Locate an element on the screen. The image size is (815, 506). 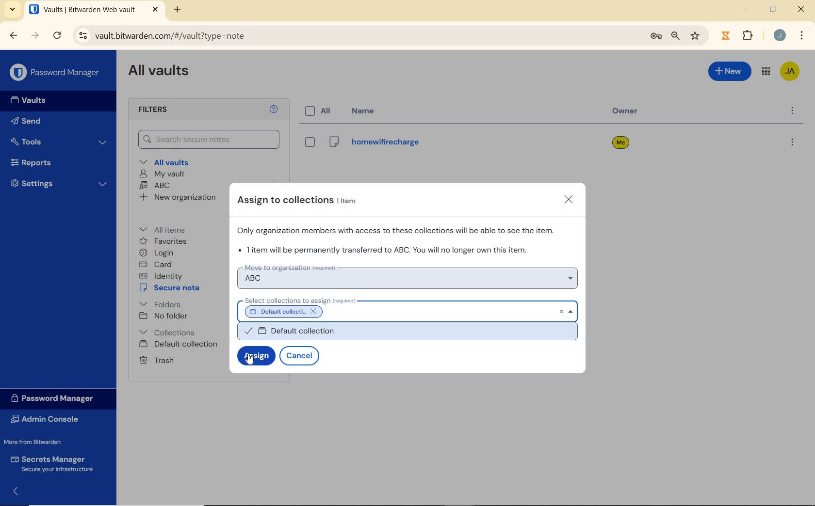
minimize is located at coordinates (746, 9).